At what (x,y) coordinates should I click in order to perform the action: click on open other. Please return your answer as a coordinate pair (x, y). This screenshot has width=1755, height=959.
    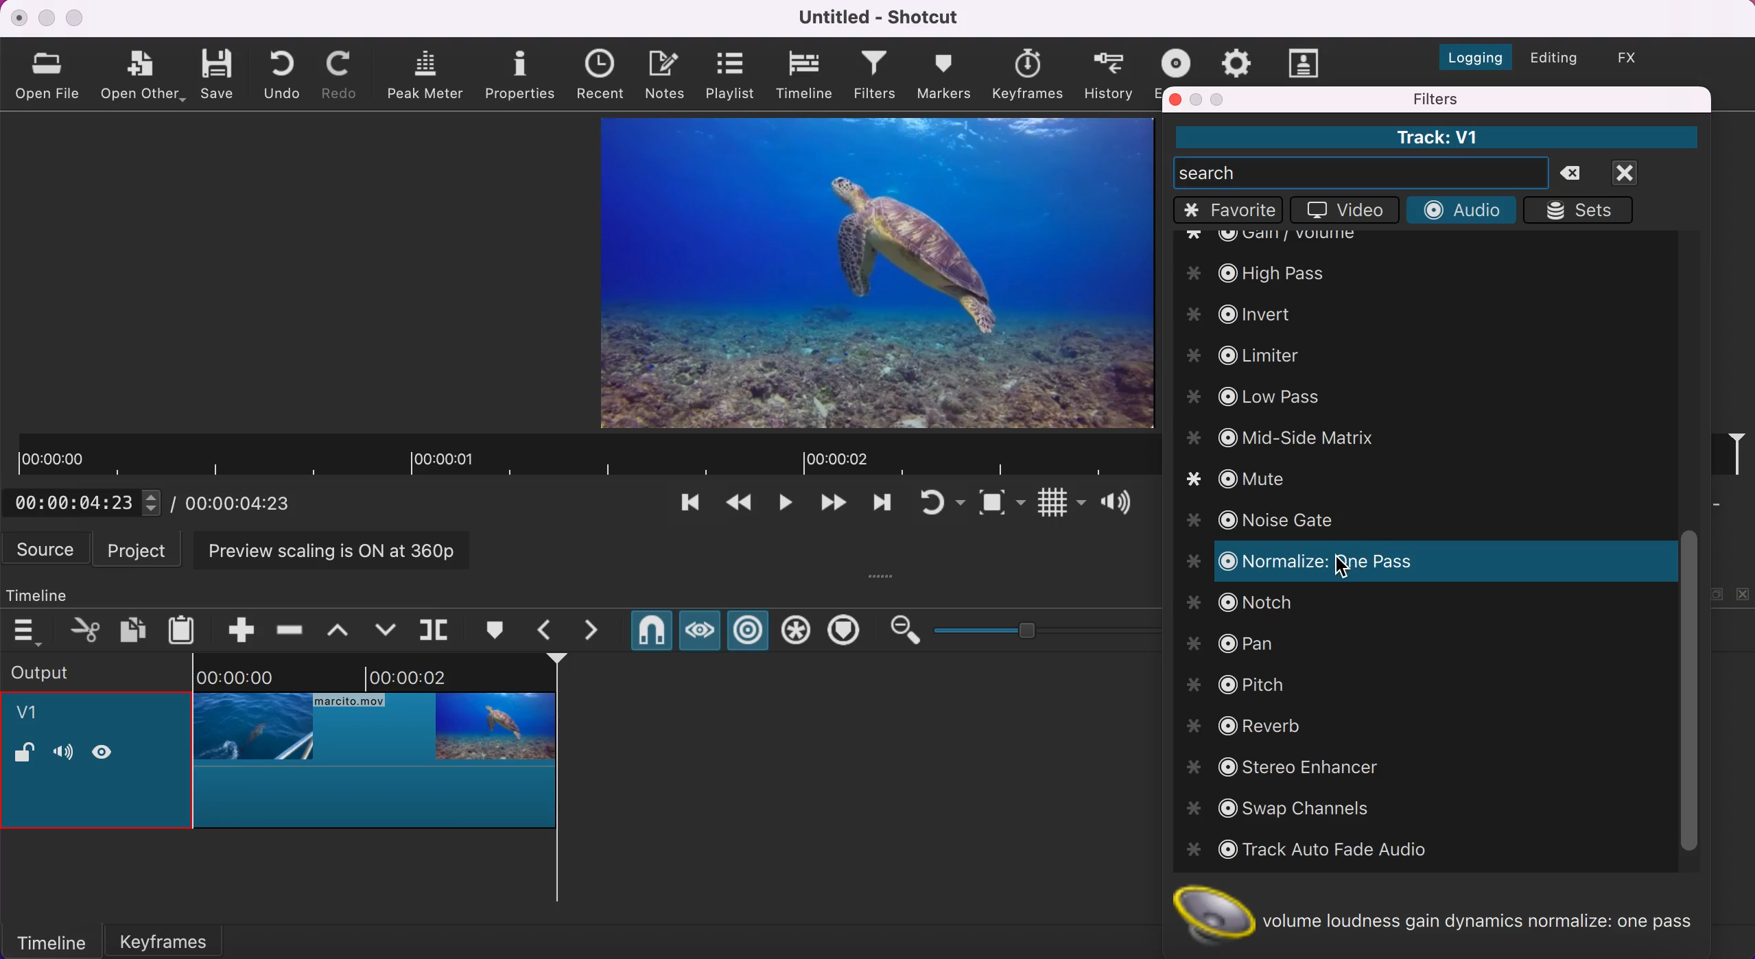
    Looking at the image, I should click on (143, 77).